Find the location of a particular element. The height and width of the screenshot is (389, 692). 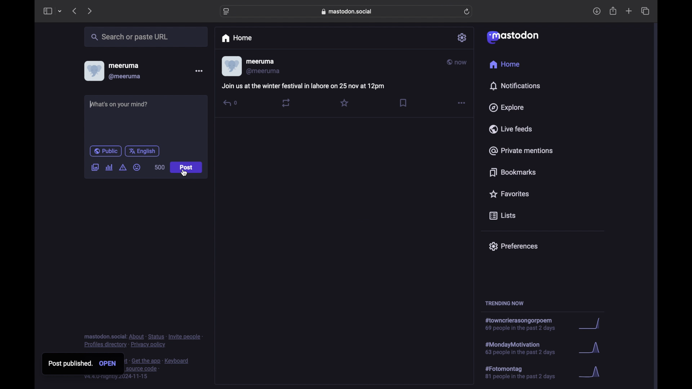

home is located at coordinates (505, 66).